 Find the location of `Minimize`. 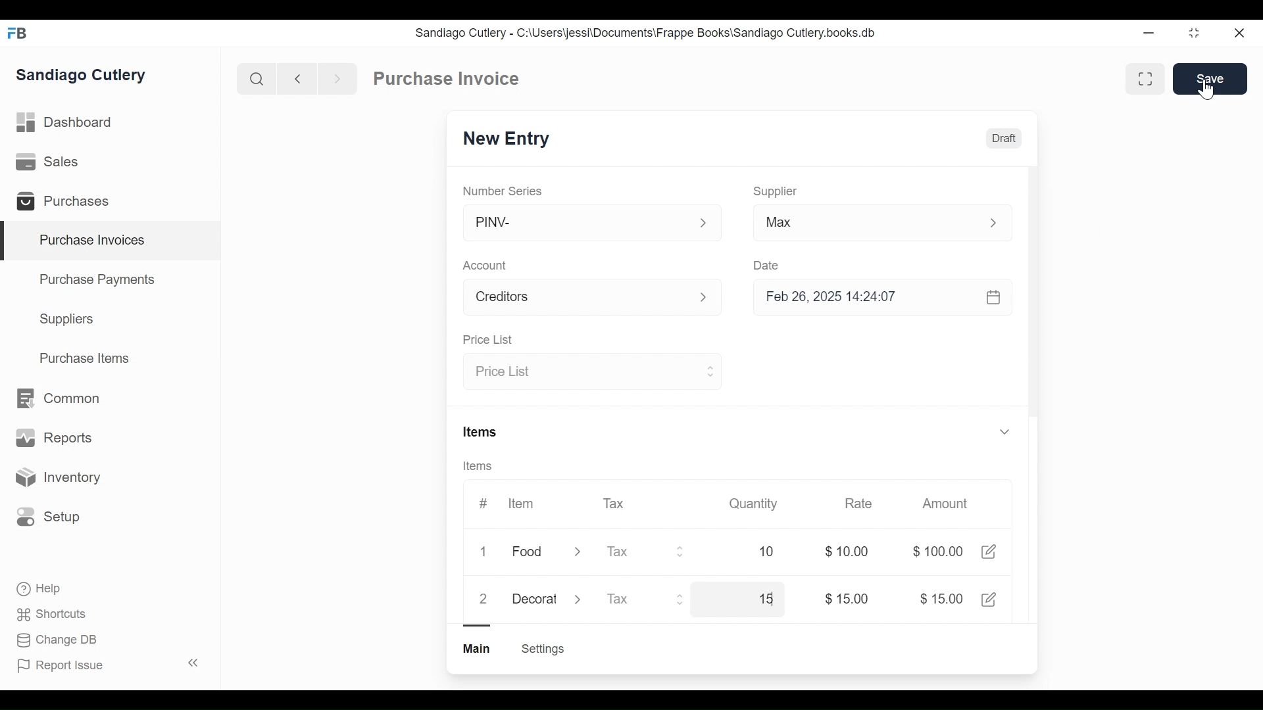

Minimize is located at coordinates (1146, 34).